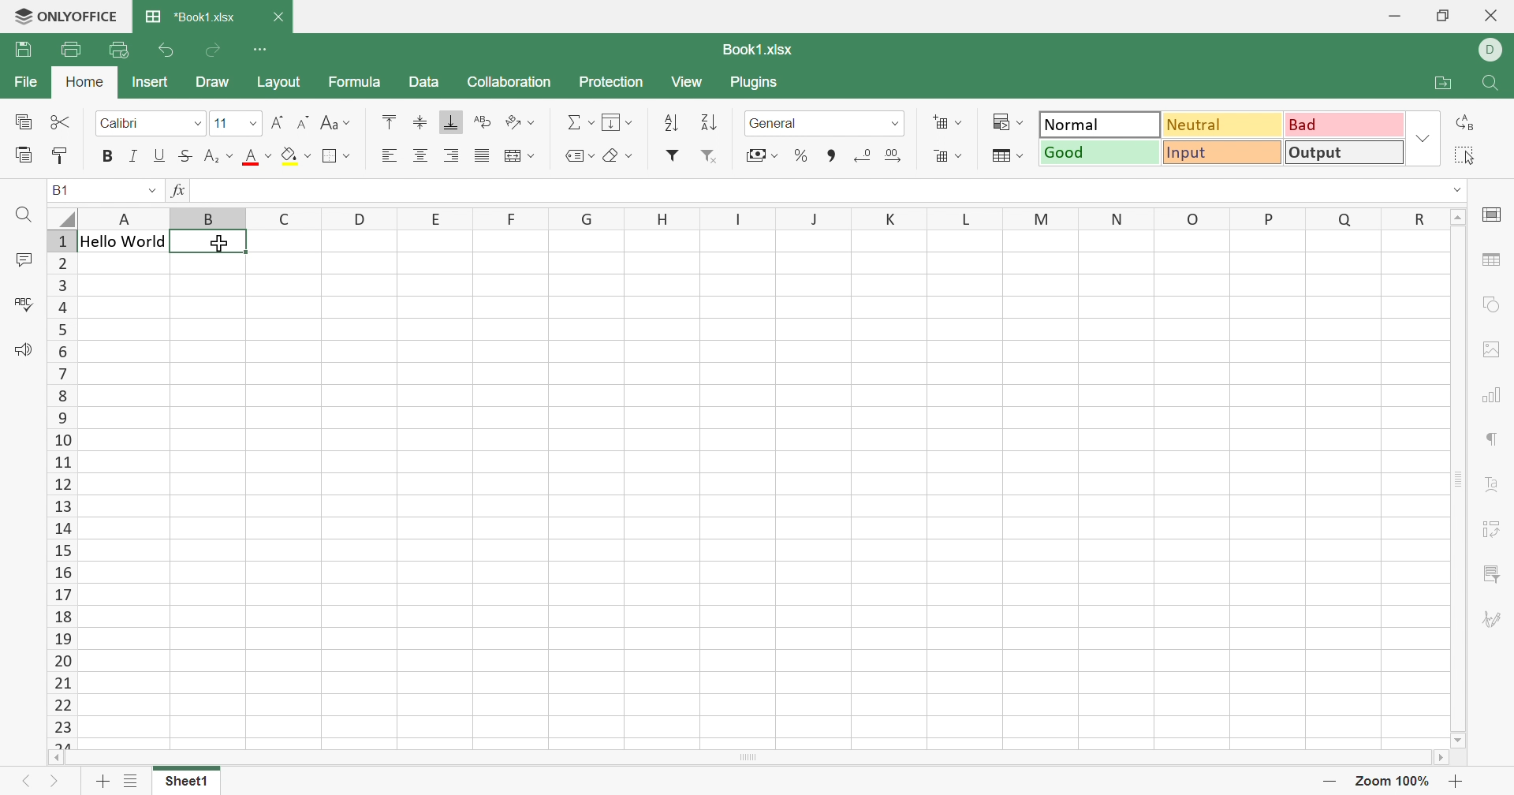 The height and width of the screenshot is (795, 1514). Describe the element at coordinates (132, 784) in the screenshot. I see `List of sheets` at that location.